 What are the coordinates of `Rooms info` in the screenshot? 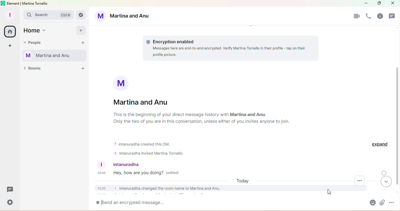 It's located at (381, 17).